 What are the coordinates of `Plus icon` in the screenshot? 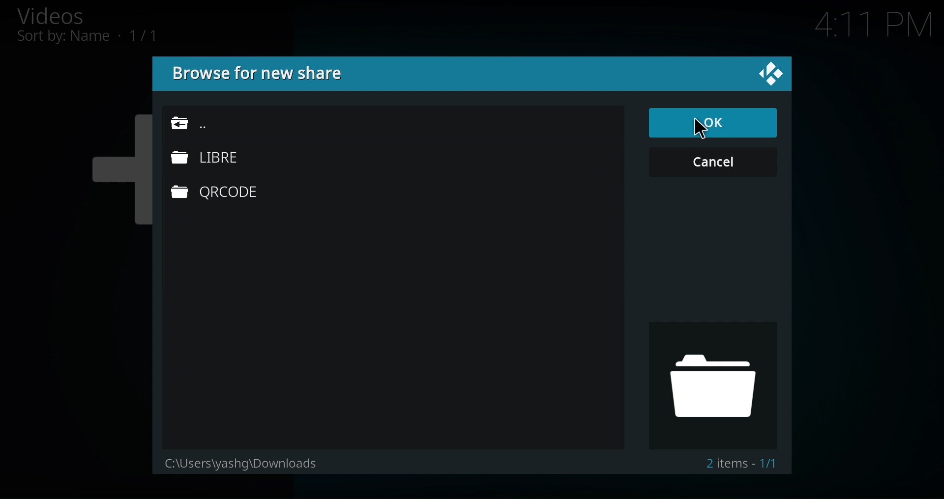 It's located at (105, 168).